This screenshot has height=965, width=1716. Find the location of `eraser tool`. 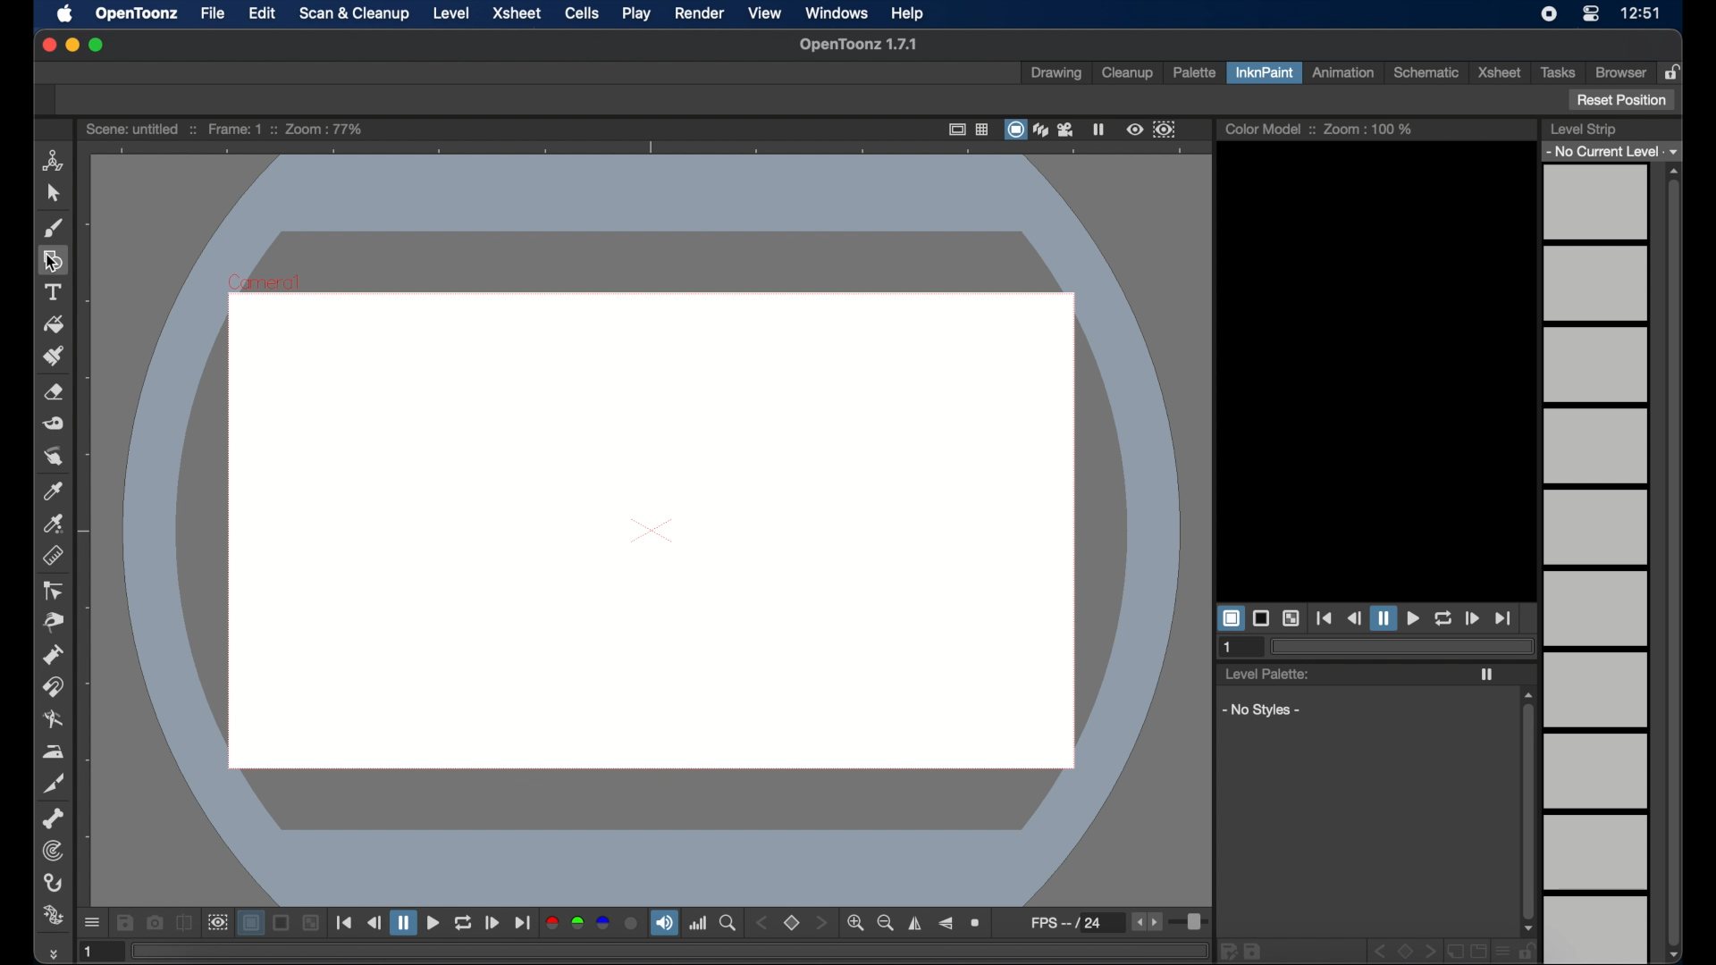

eraser tool is located at coordinates (54, 392).